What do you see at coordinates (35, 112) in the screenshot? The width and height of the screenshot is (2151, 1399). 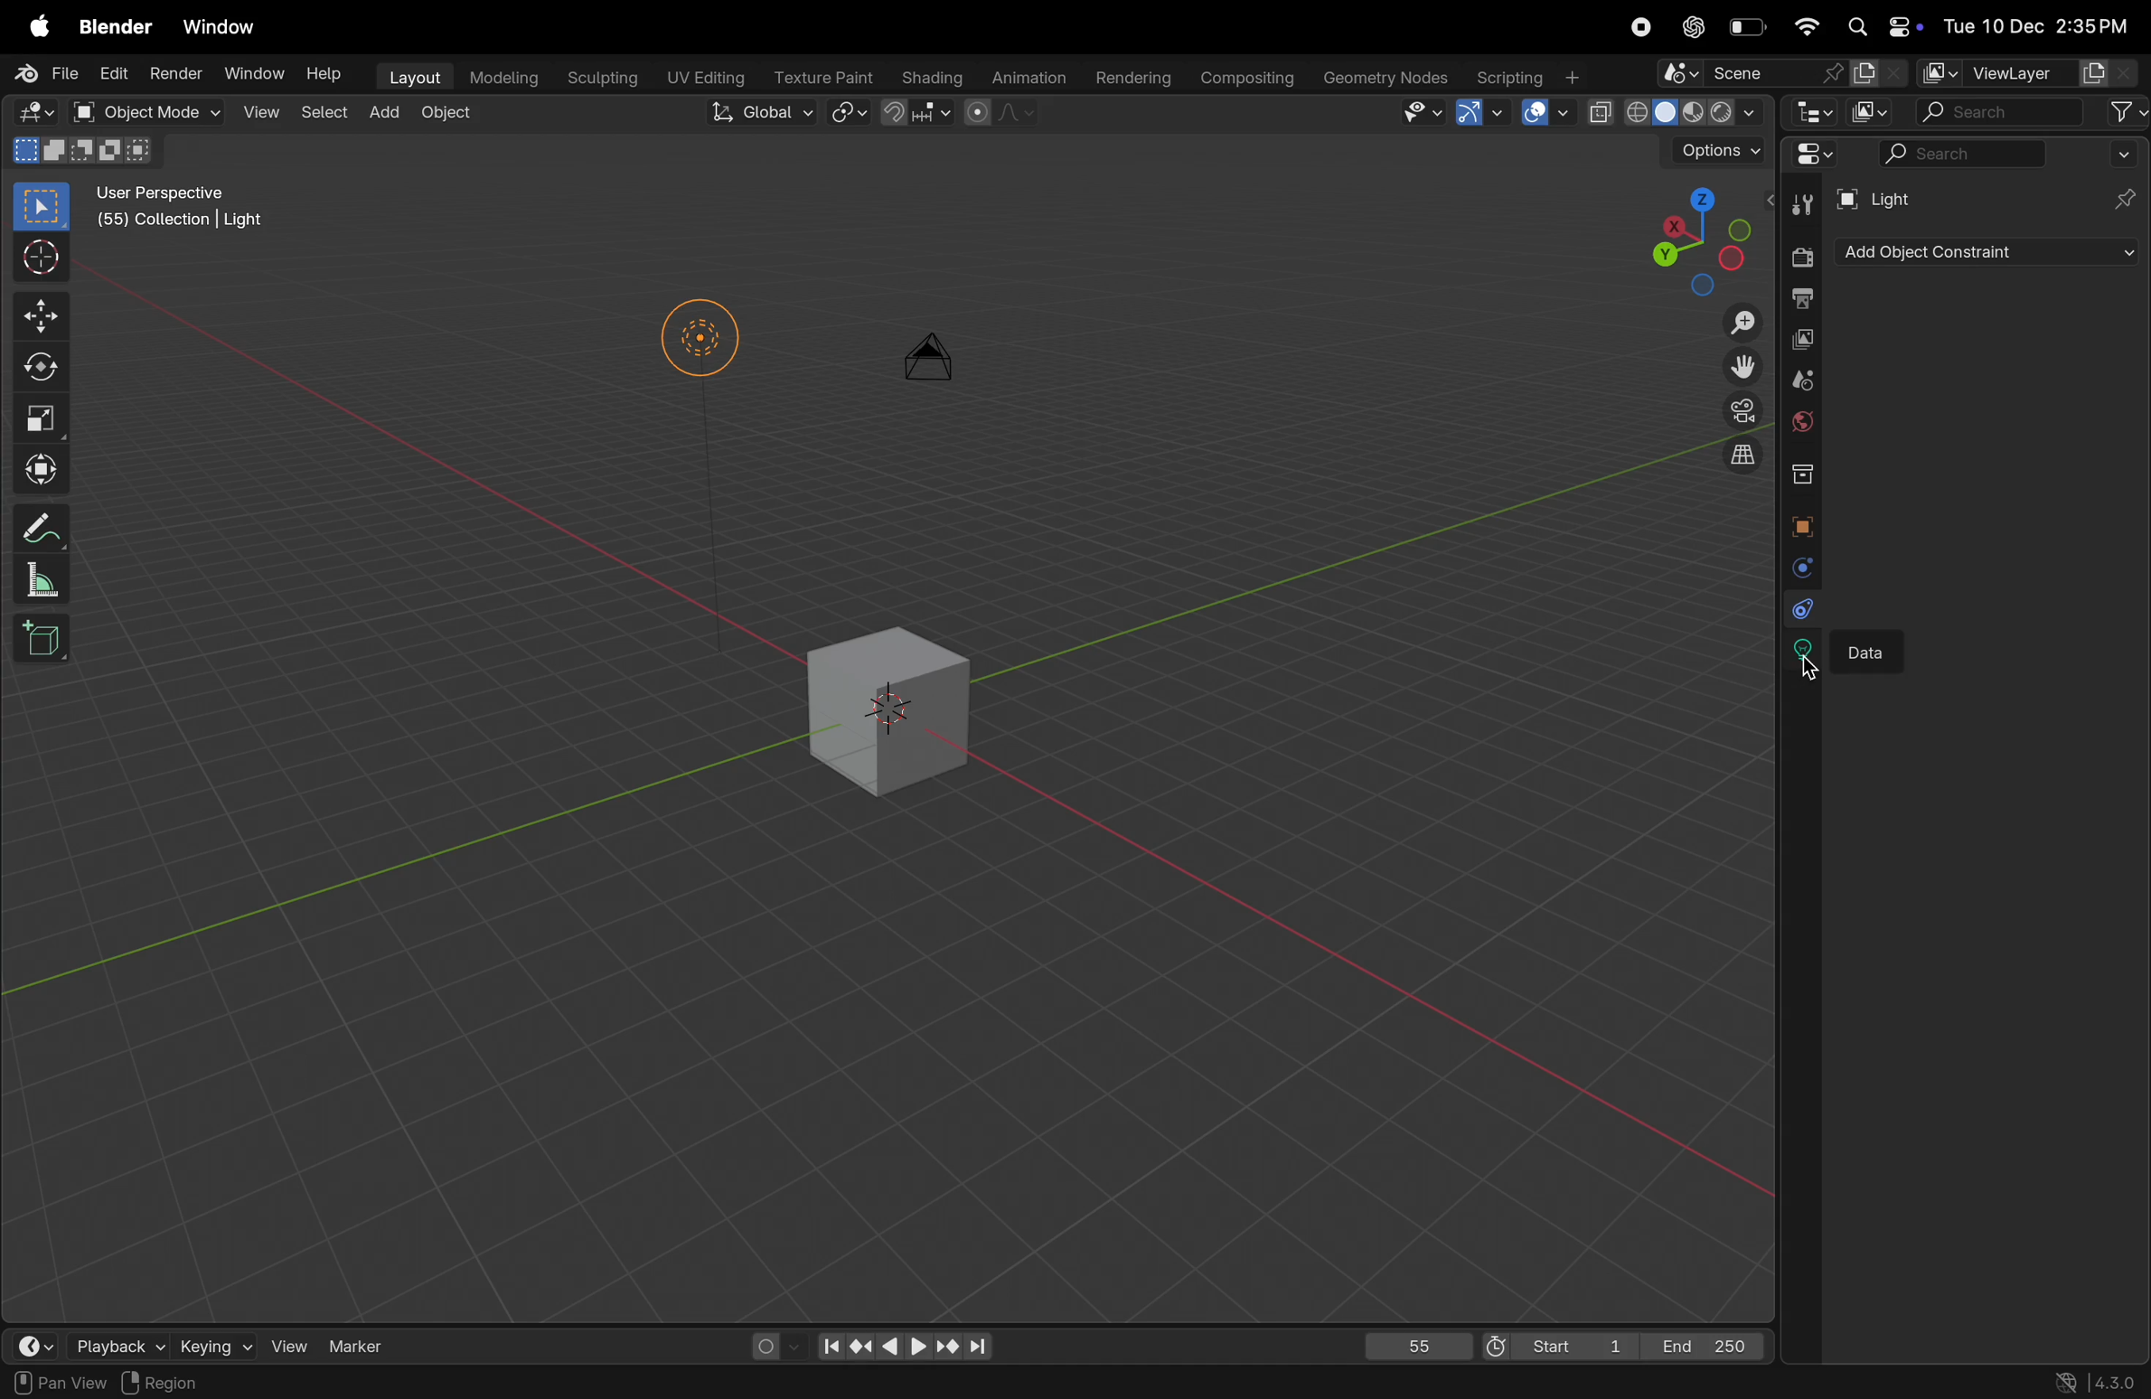 I see `Editor mode` at bounding box center [35, 112].